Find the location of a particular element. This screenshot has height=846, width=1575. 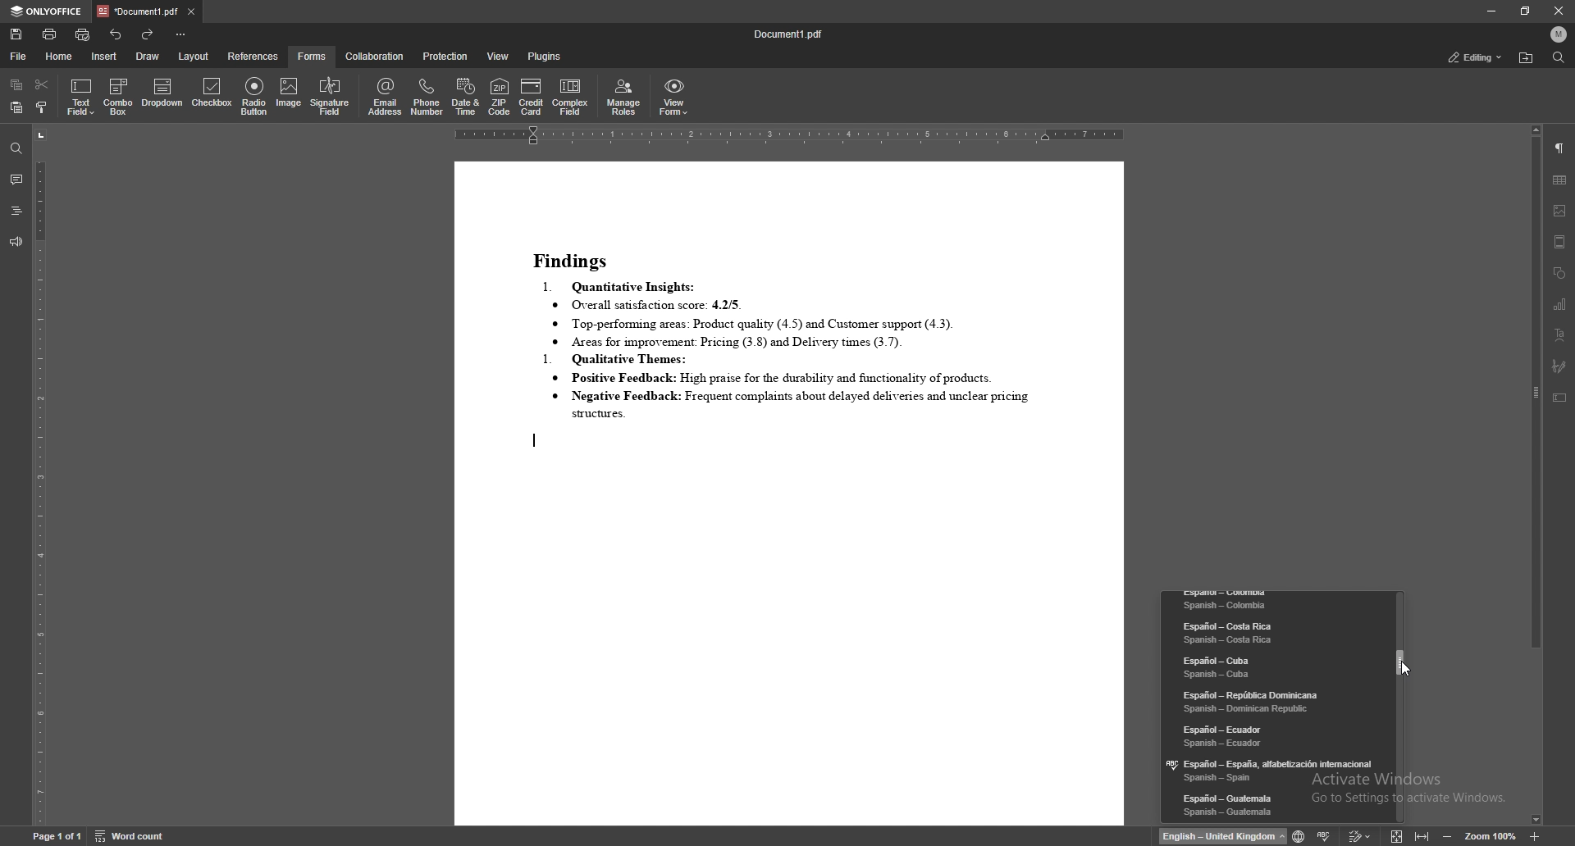

home is located at coordinates (60, 57).